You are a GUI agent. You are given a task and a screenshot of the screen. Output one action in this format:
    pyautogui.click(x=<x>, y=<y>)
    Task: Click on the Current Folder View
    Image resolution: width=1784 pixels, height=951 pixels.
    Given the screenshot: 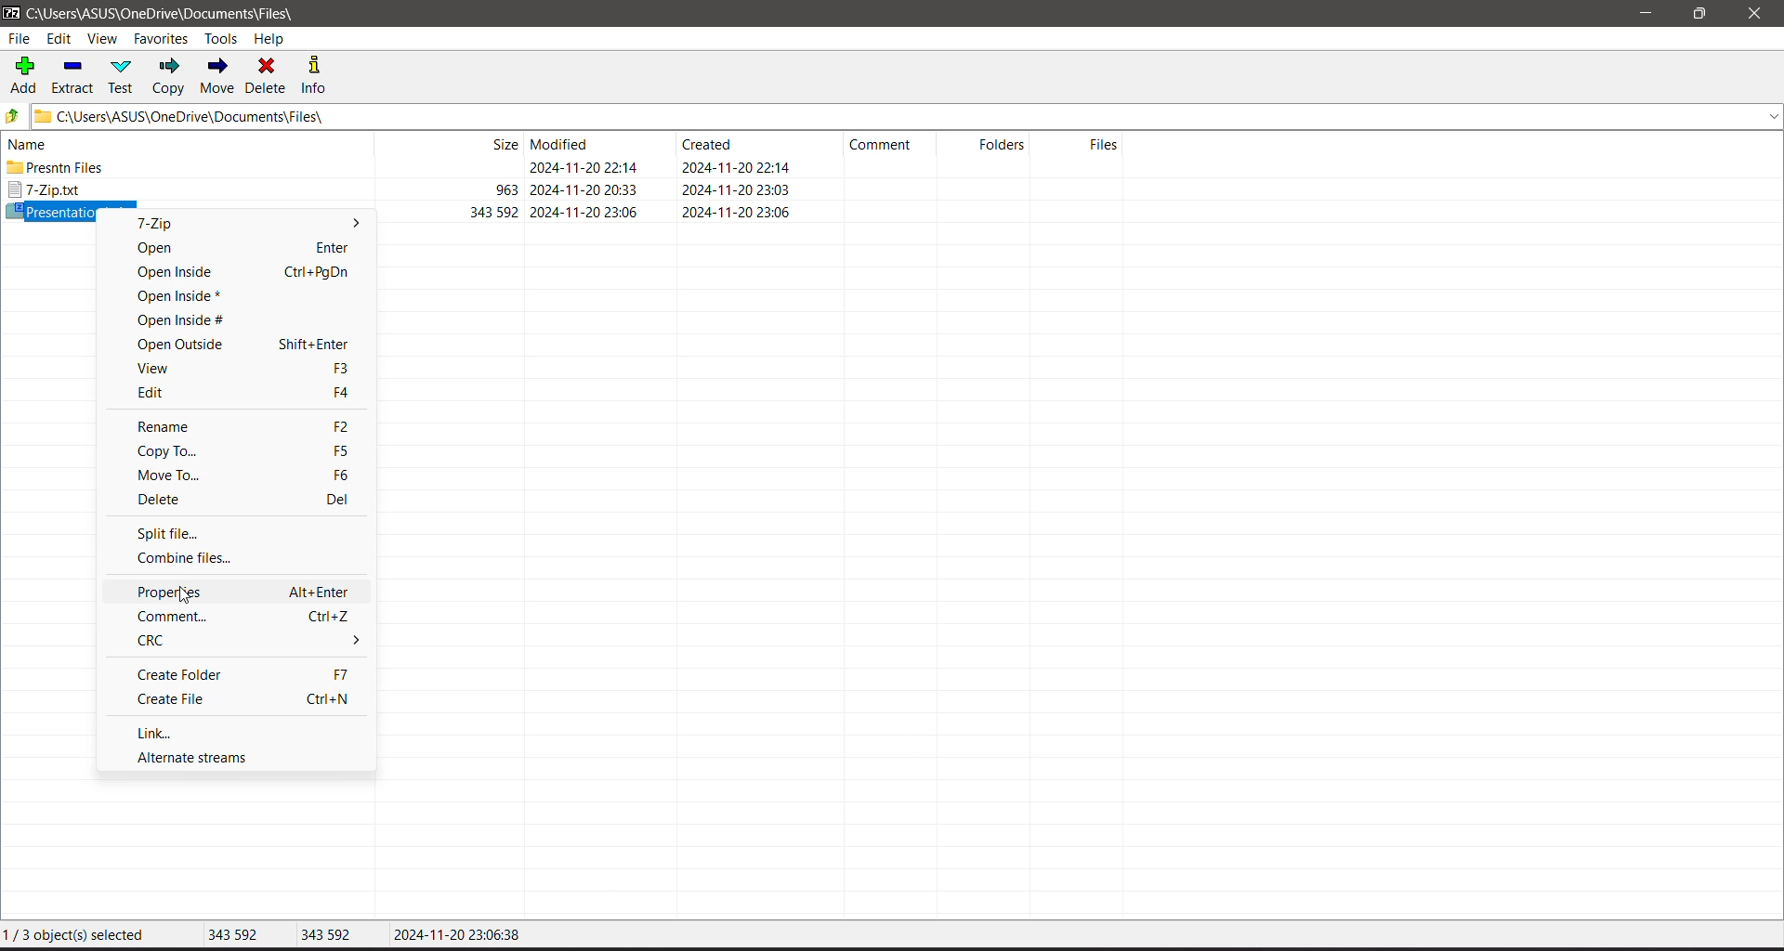 What is the action you would take?
    pyautogui.click(x=571, y=143)
    